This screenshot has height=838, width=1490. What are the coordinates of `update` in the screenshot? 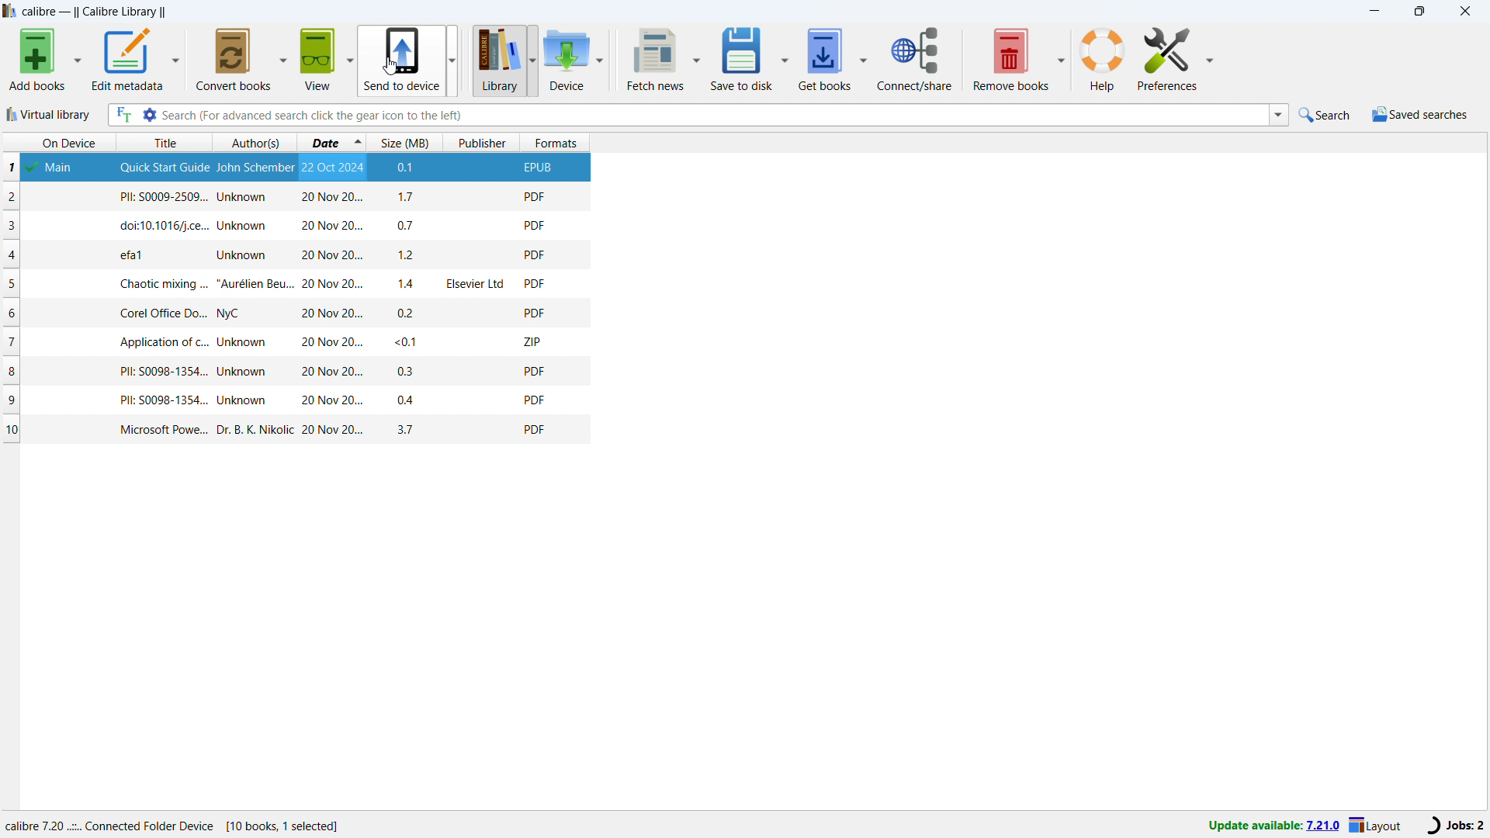 It's located at (1274, 823).